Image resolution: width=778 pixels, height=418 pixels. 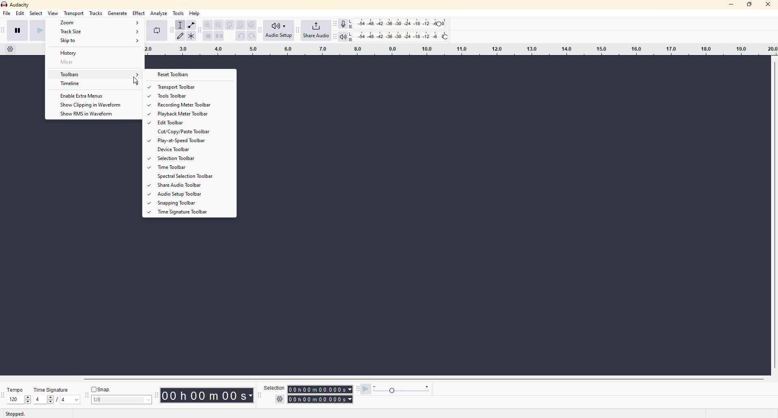 I want to click on 4, so click(x=39, y=399).